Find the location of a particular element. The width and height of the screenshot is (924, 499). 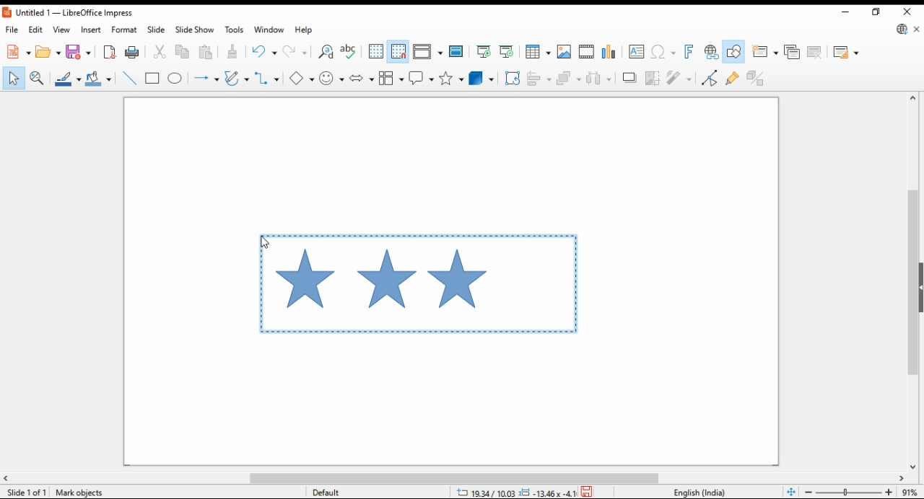

open is located at coordinates (48, 51).